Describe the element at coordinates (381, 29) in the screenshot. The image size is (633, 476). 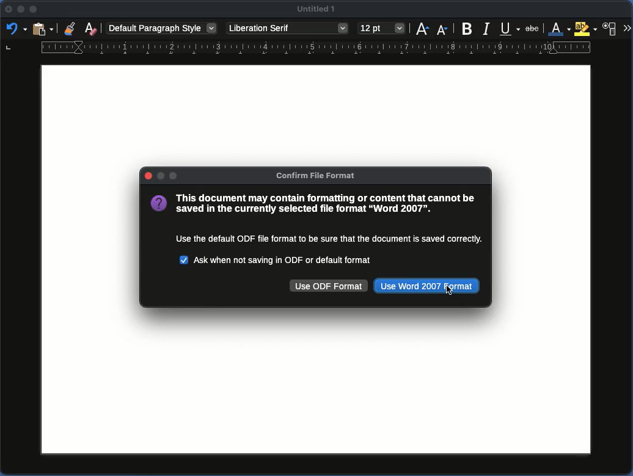
I see `Size` at that location.